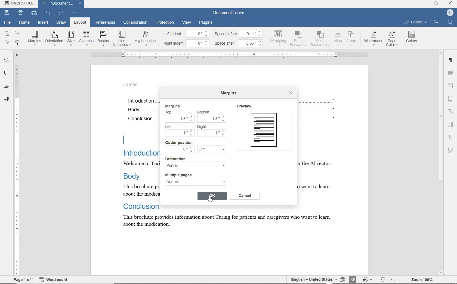  Describe the element at coordinates (7, 12) in the screenshot. I see `save` at that location.